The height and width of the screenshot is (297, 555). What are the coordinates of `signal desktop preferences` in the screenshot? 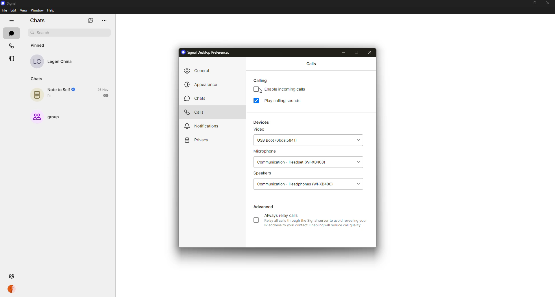 It's located at (207, 52).